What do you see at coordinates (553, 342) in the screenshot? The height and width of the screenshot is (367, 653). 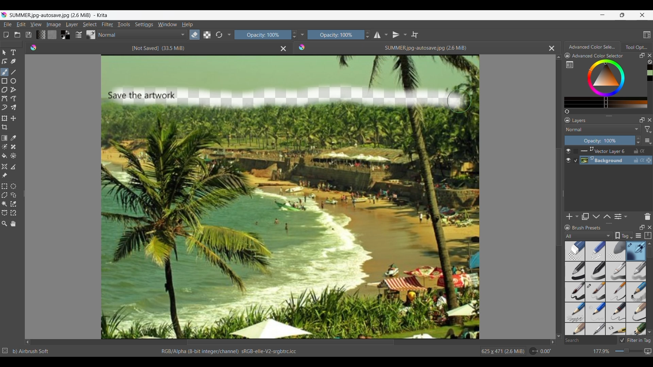 I see `Quick slide to right` at bounding box center [553, 342].